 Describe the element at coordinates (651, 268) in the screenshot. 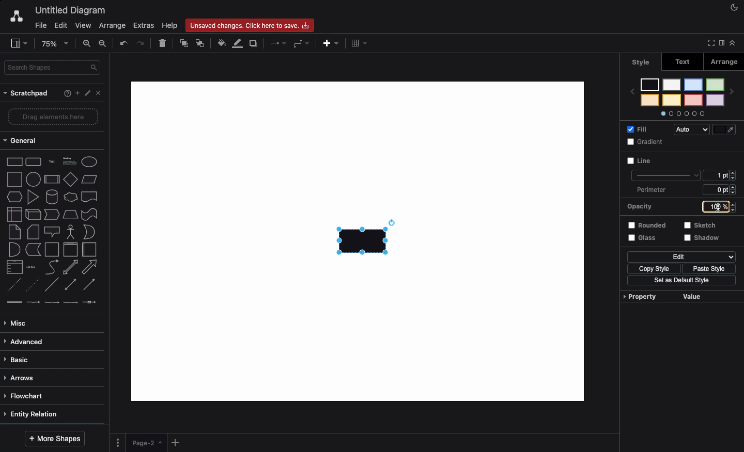

I see `Copy style` at that location.